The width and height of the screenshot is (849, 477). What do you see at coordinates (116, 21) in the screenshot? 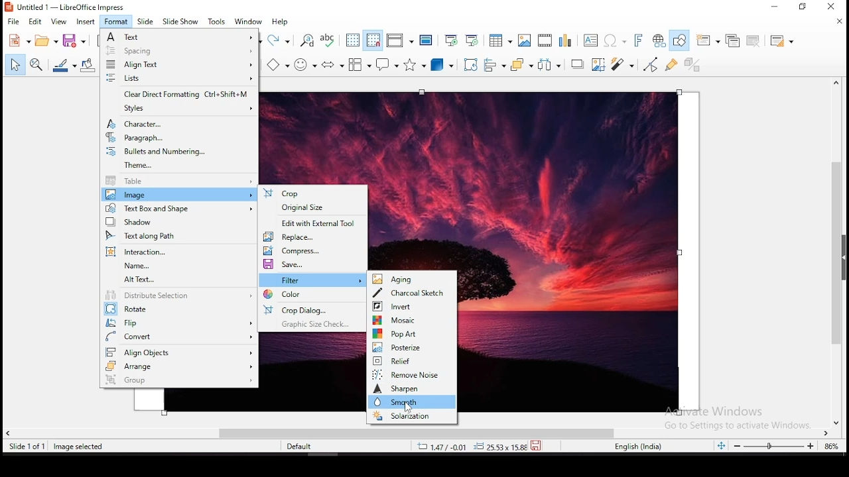
I see `format` at bounding box center [116, 21].